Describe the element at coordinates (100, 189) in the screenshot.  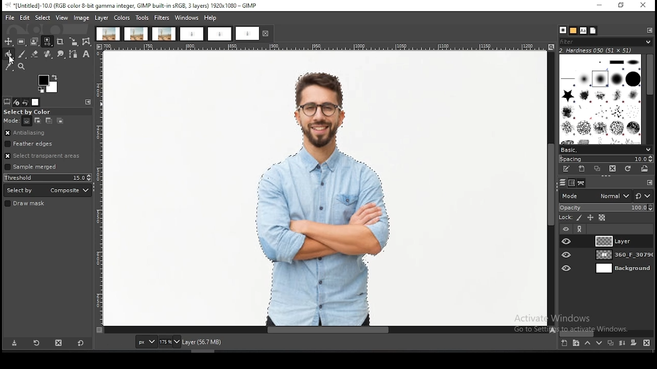
I see `scale` at that location.